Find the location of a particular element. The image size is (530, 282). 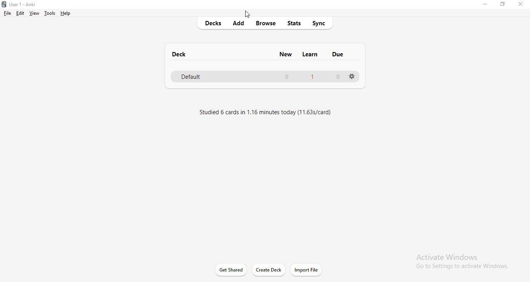

file is located at coordinates (9, 14).